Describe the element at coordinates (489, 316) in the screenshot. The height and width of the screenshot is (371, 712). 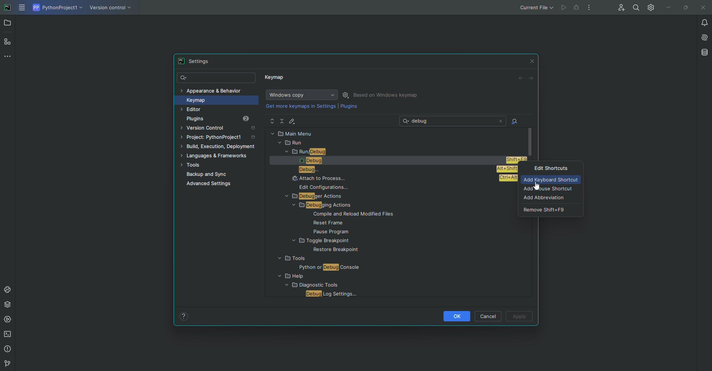
I see `Cancel` at that location.